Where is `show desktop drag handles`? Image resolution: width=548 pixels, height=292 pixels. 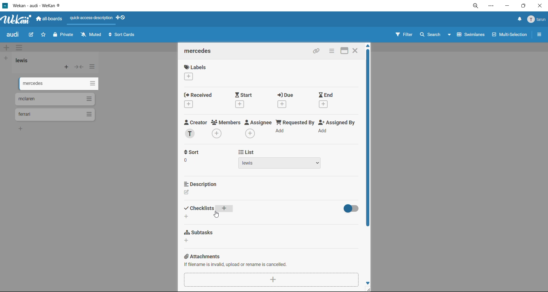
show desktop drag handles is located at coordinates (123, 17).